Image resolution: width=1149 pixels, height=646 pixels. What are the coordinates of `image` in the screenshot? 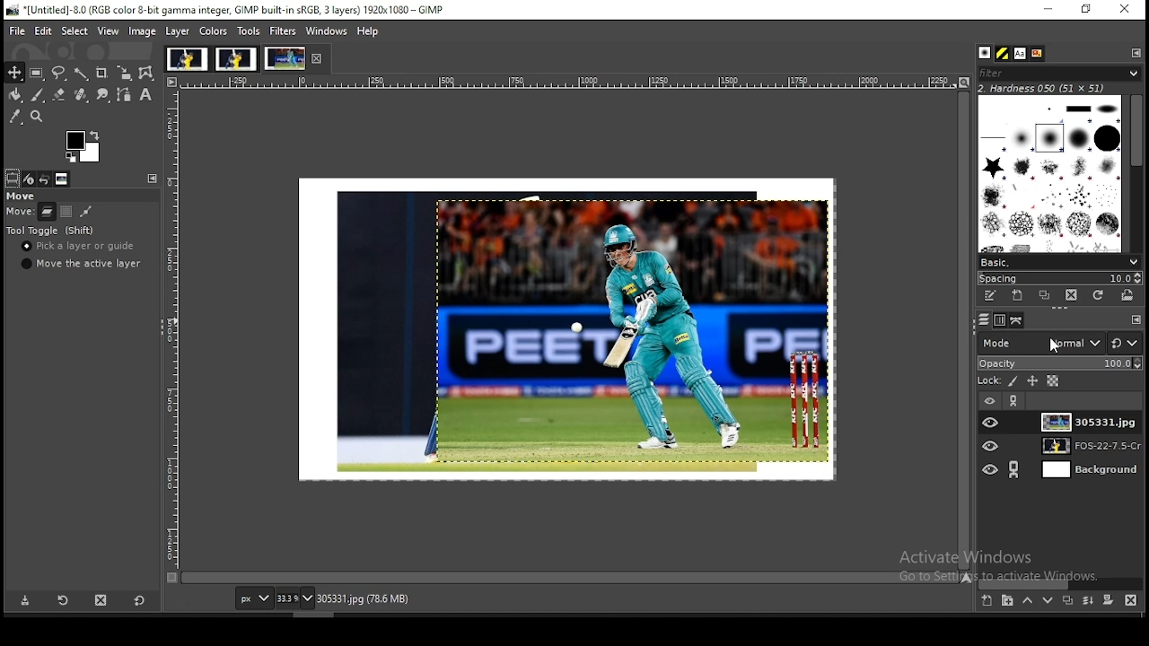 It's located at (235, 57).